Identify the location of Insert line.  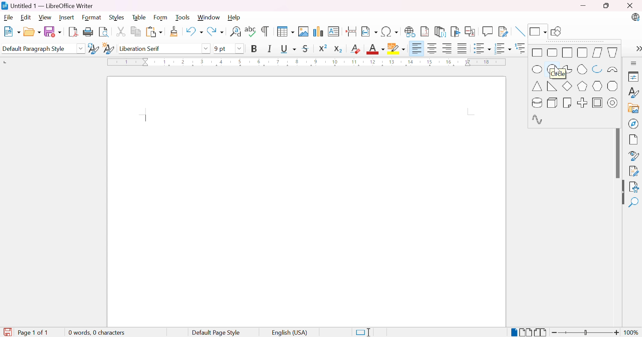
(521, 31).